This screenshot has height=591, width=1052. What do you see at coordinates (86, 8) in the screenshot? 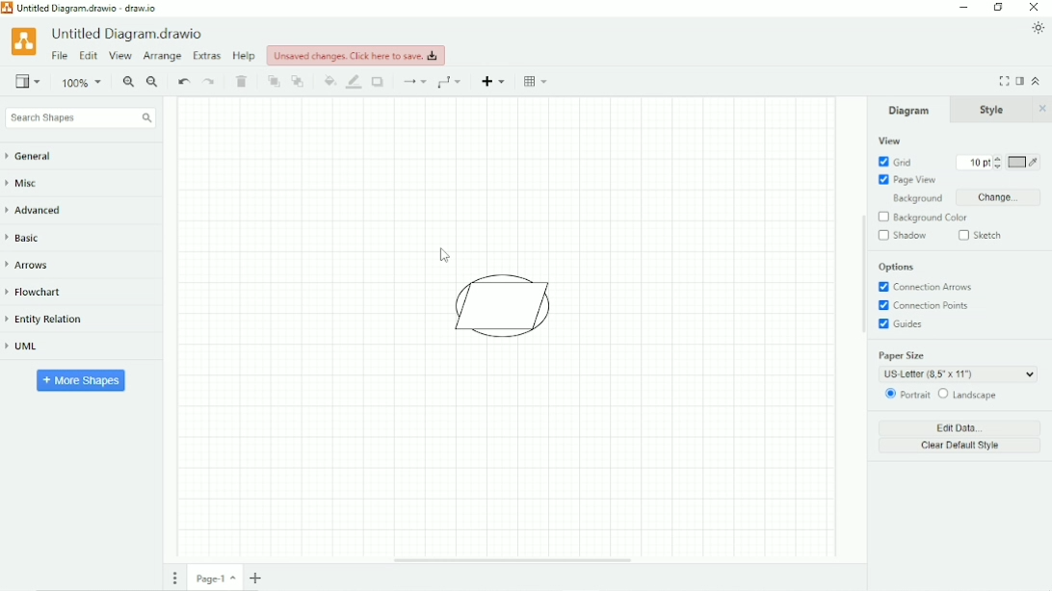
I see `Title ` at bounding box center [86, 8].